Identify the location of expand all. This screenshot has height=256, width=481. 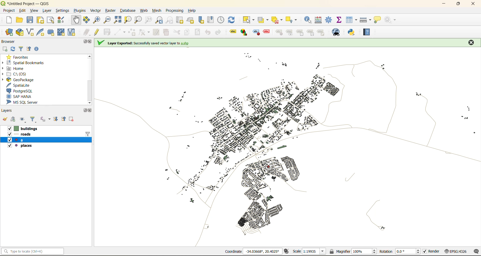
(56, 120).